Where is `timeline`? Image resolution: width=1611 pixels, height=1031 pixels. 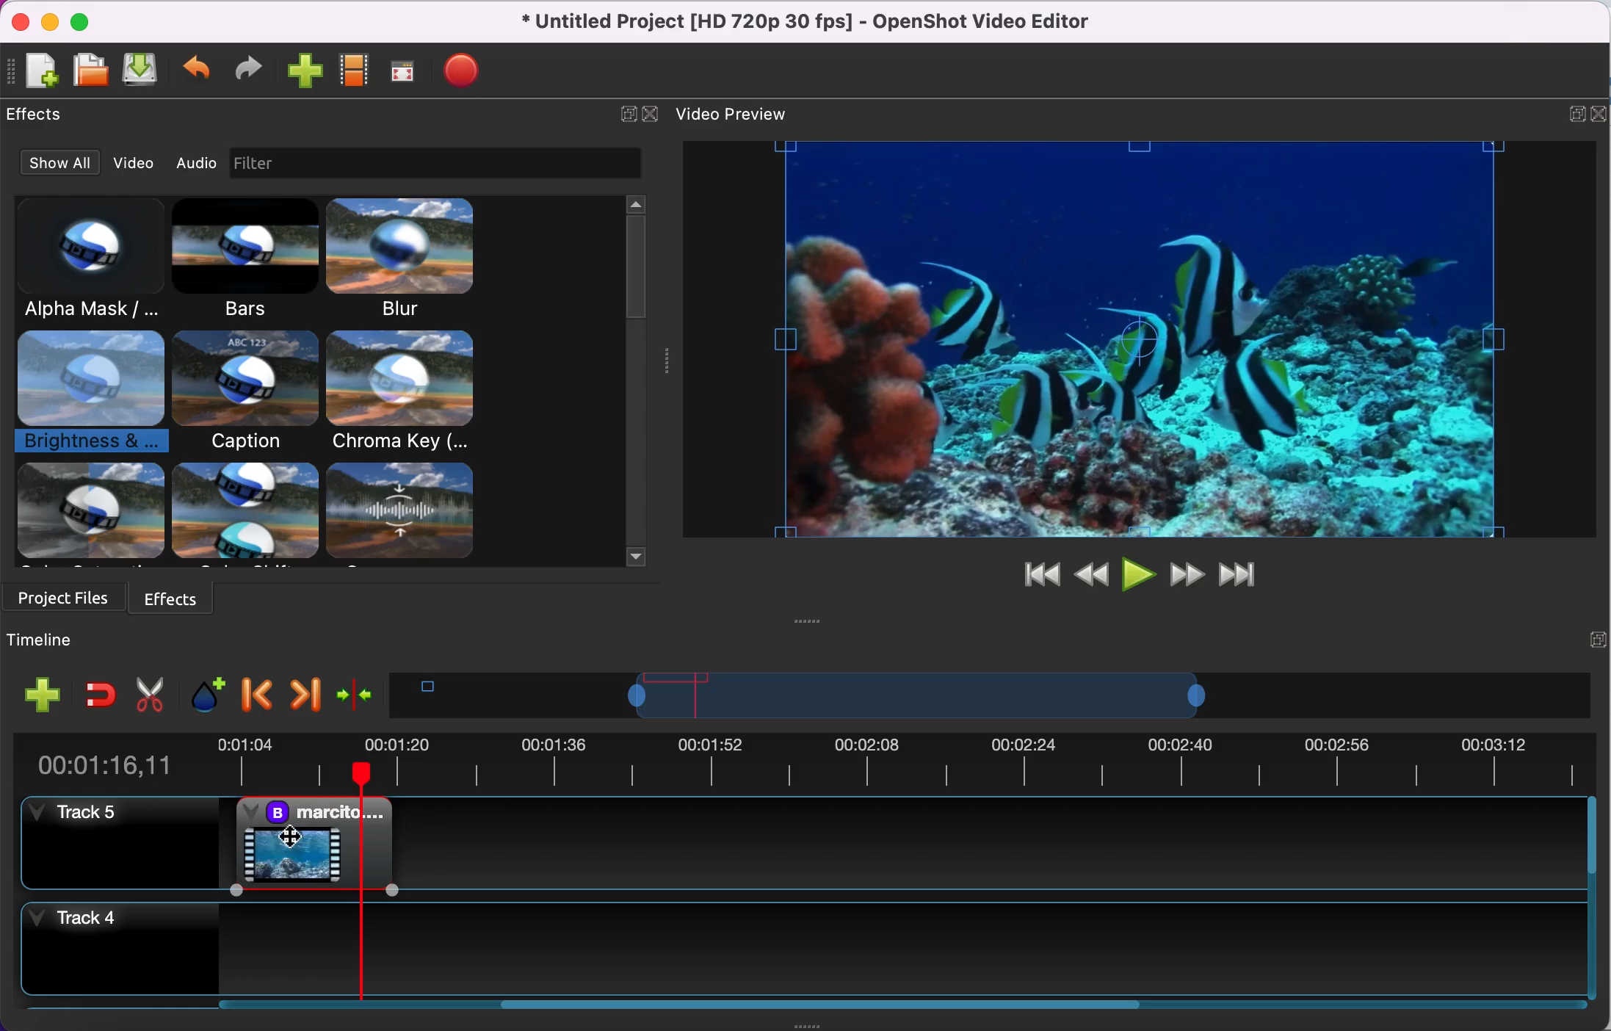
timeline is located at coordinates (79, 639).